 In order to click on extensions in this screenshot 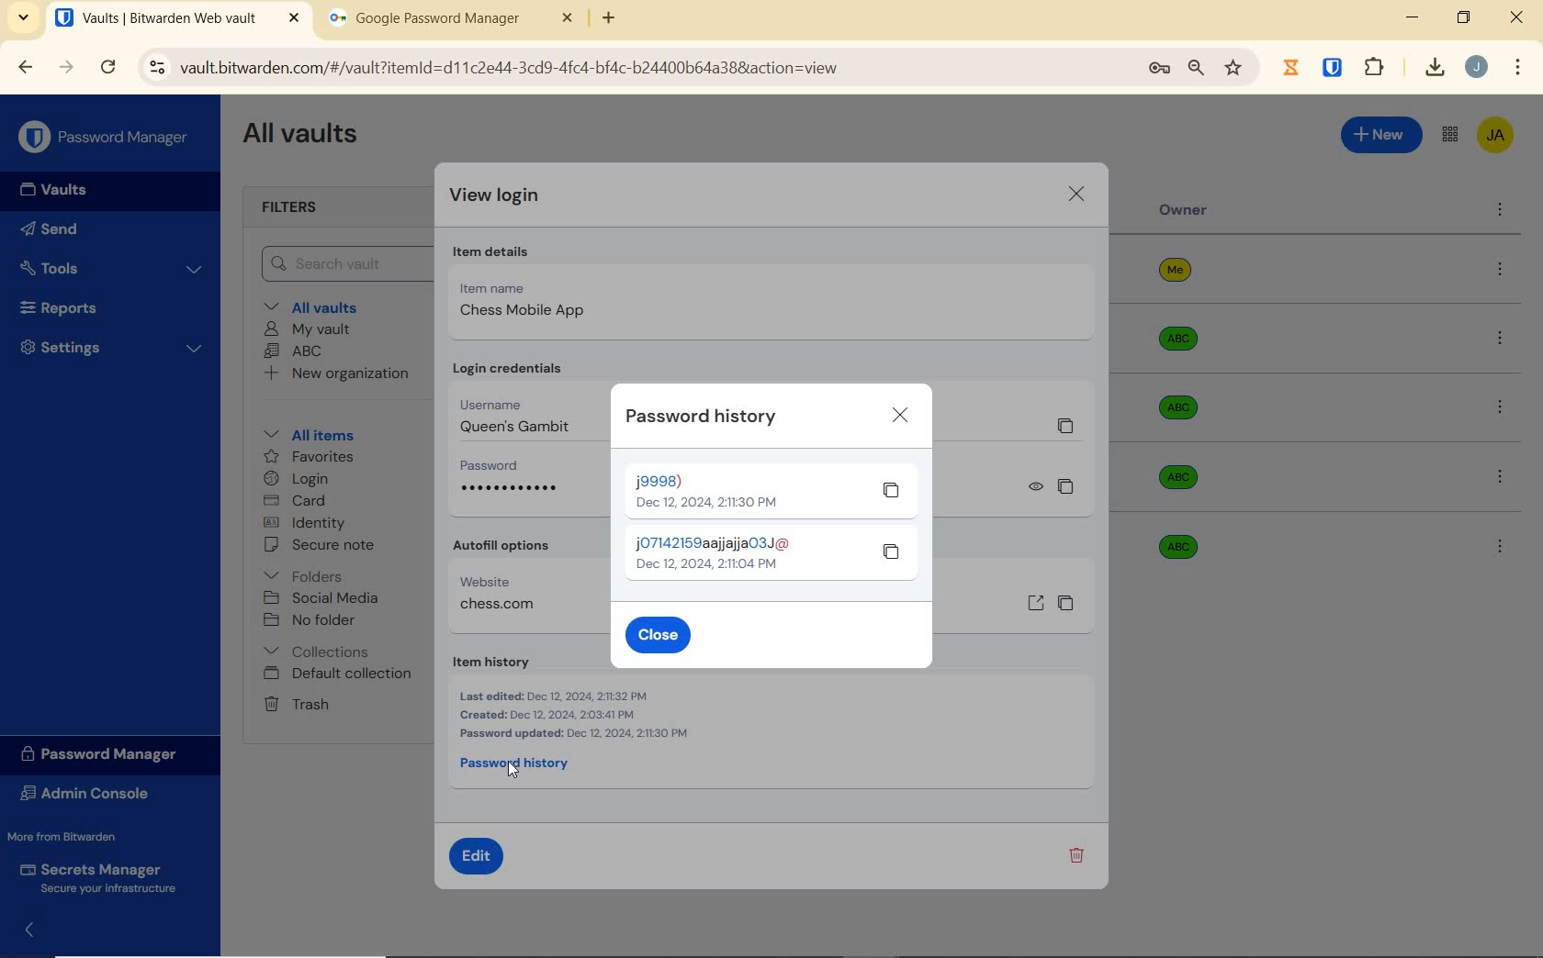, I will do `click(1335, 66)`.